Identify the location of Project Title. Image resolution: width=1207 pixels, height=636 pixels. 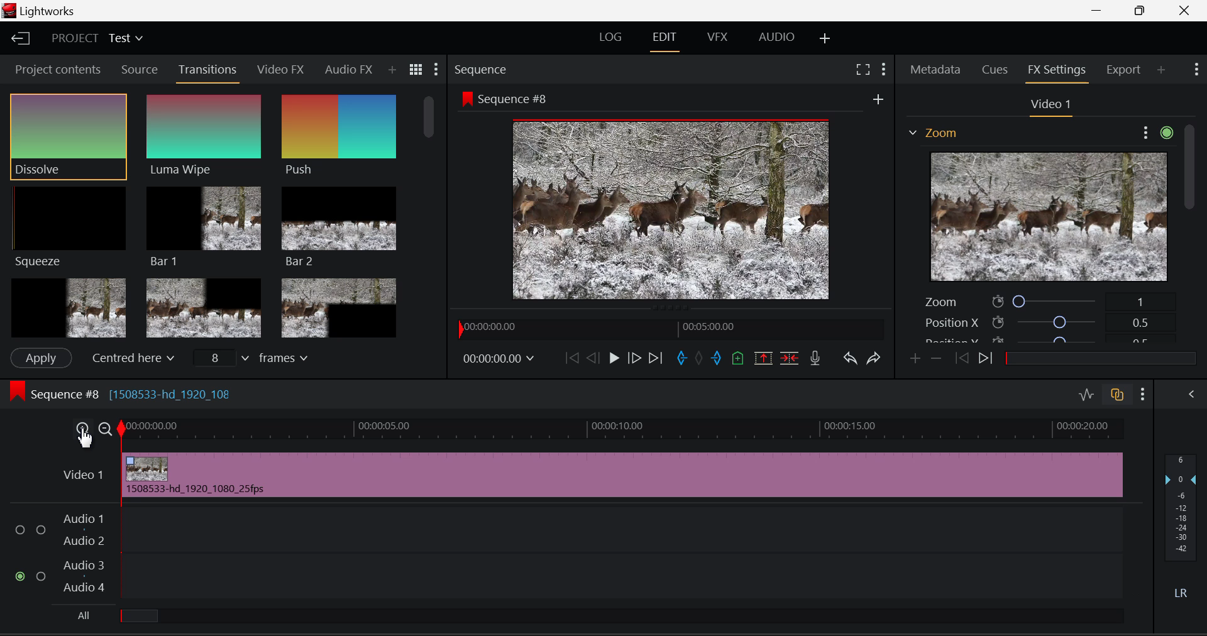
(97, 38).